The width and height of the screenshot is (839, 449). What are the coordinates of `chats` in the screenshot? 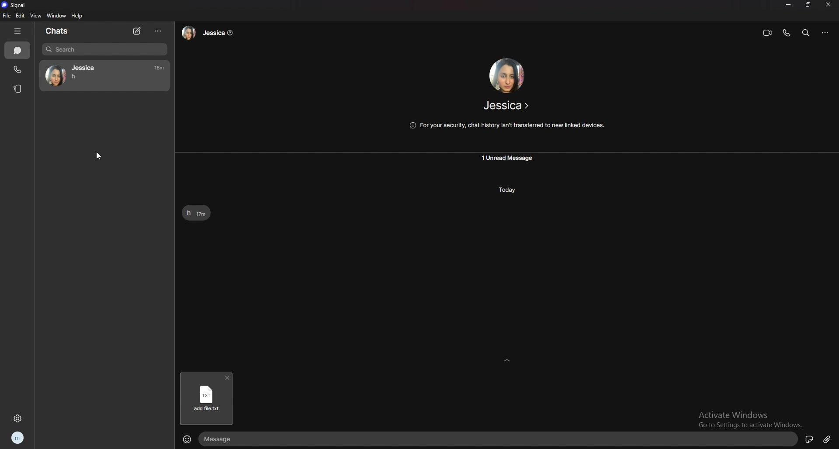 It's located at (59, 31).